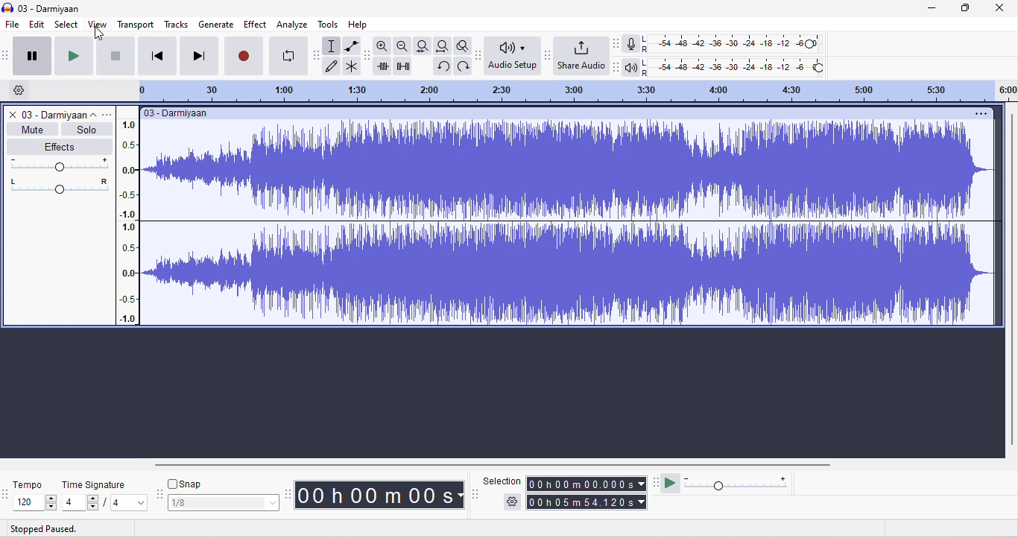  I want to click on playback speed, so click(736, 482).